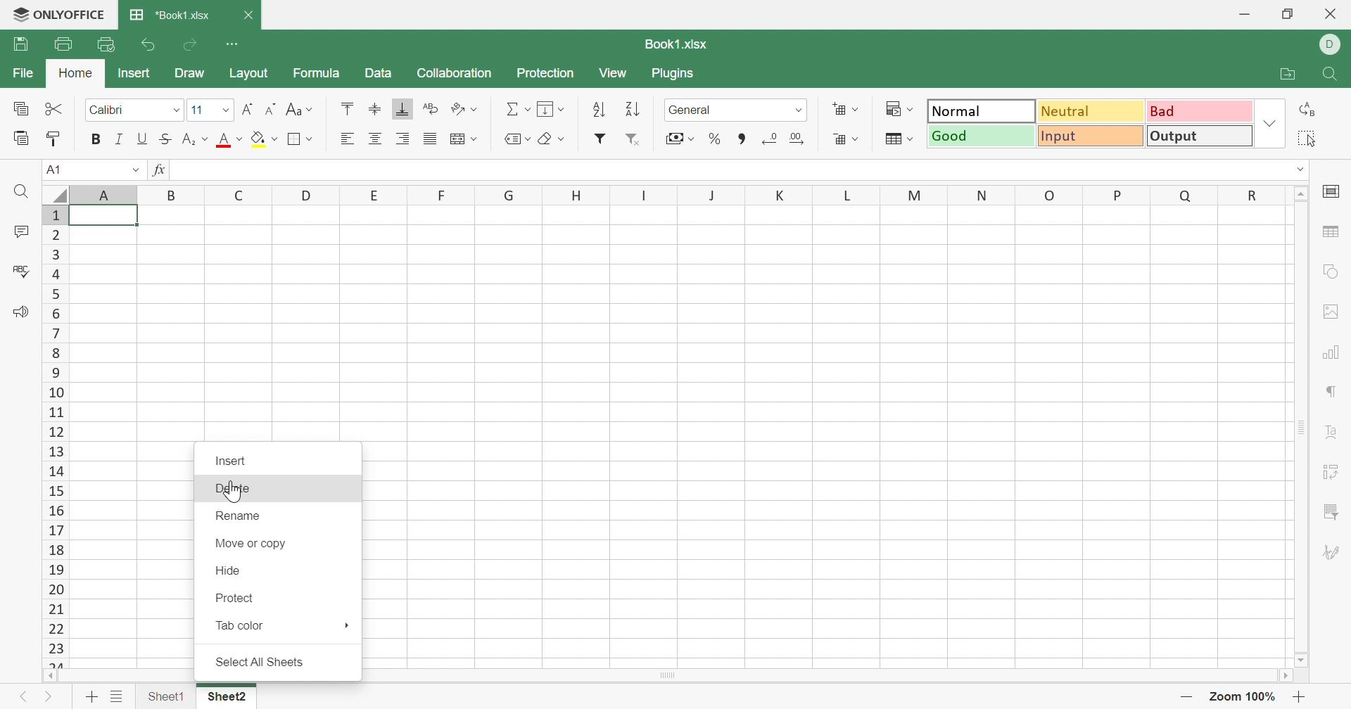 The image size is (1351, 709). What do you see at coordinates (980, 135) in the screenshot?
I see `Good` at bounding box center [980, 135].